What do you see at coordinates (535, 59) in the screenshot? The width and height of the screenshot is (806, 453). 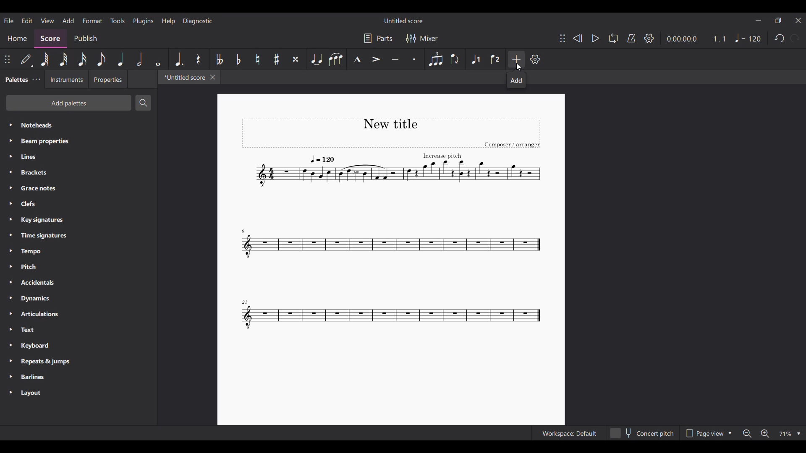 I see `Settings` at bounding box center [535, 59].